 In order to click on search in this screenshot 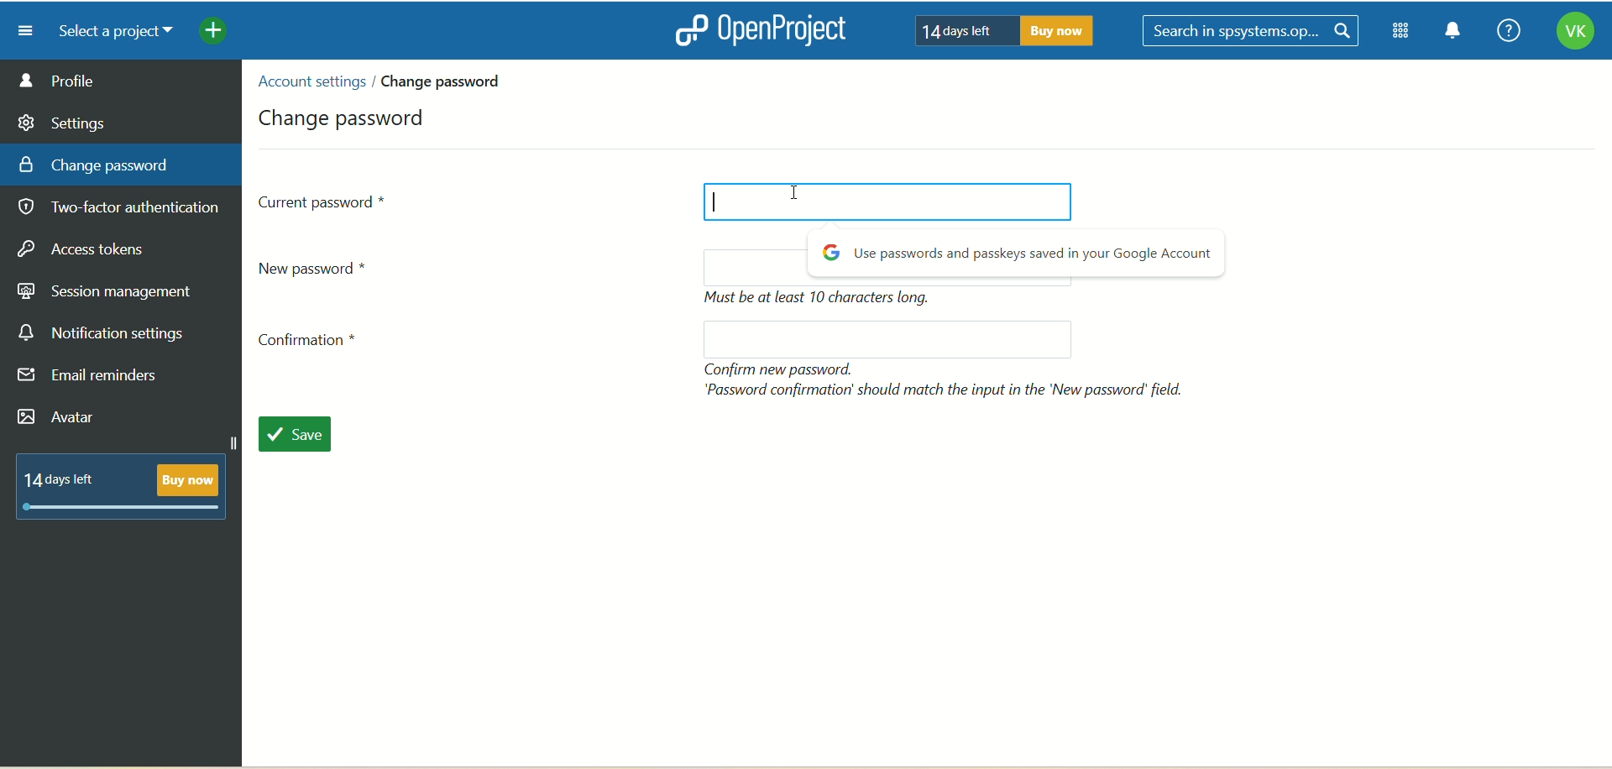, I will do `click(1253, 32)`.